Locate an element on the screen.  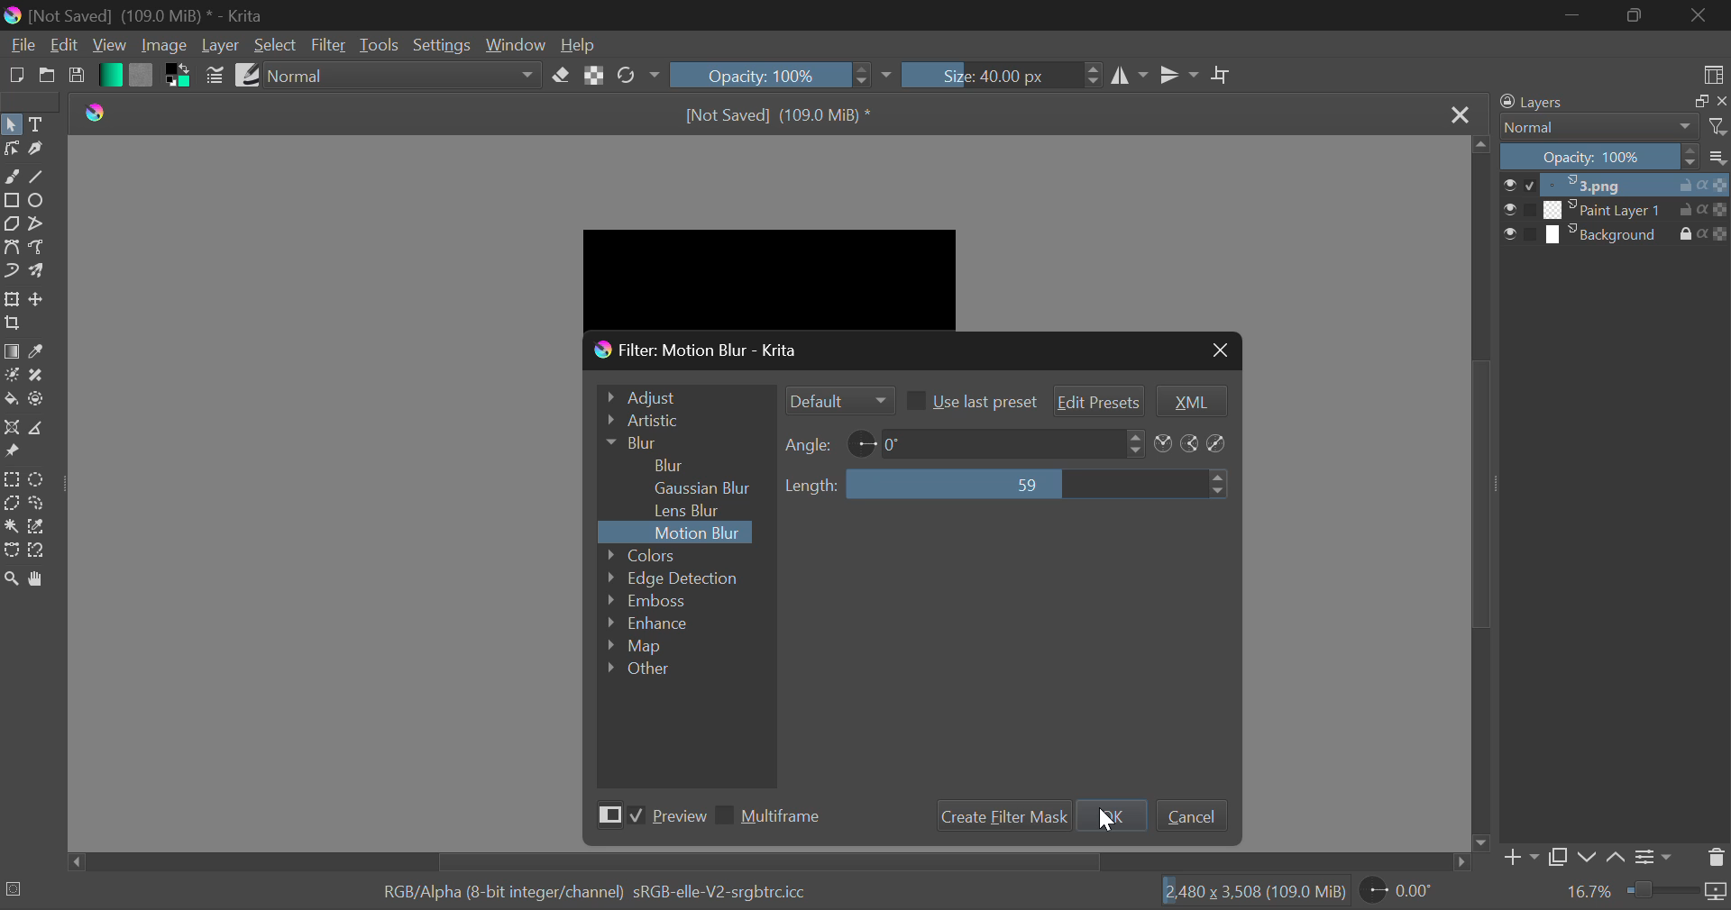
Gradient Fill is located at coordinates (11, 351).